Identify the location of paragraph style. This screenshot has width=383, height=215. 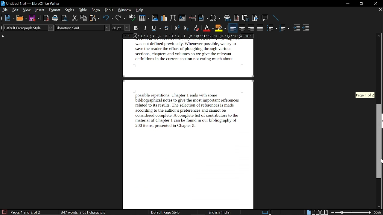
(28, 28).